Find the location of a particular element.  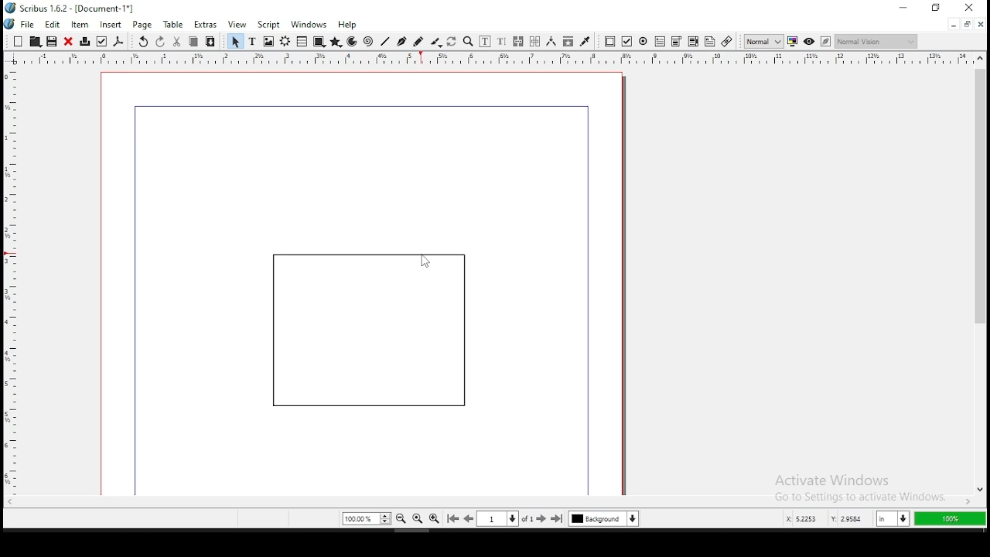

y: 2.9584 is located at coordinates (846, 519).